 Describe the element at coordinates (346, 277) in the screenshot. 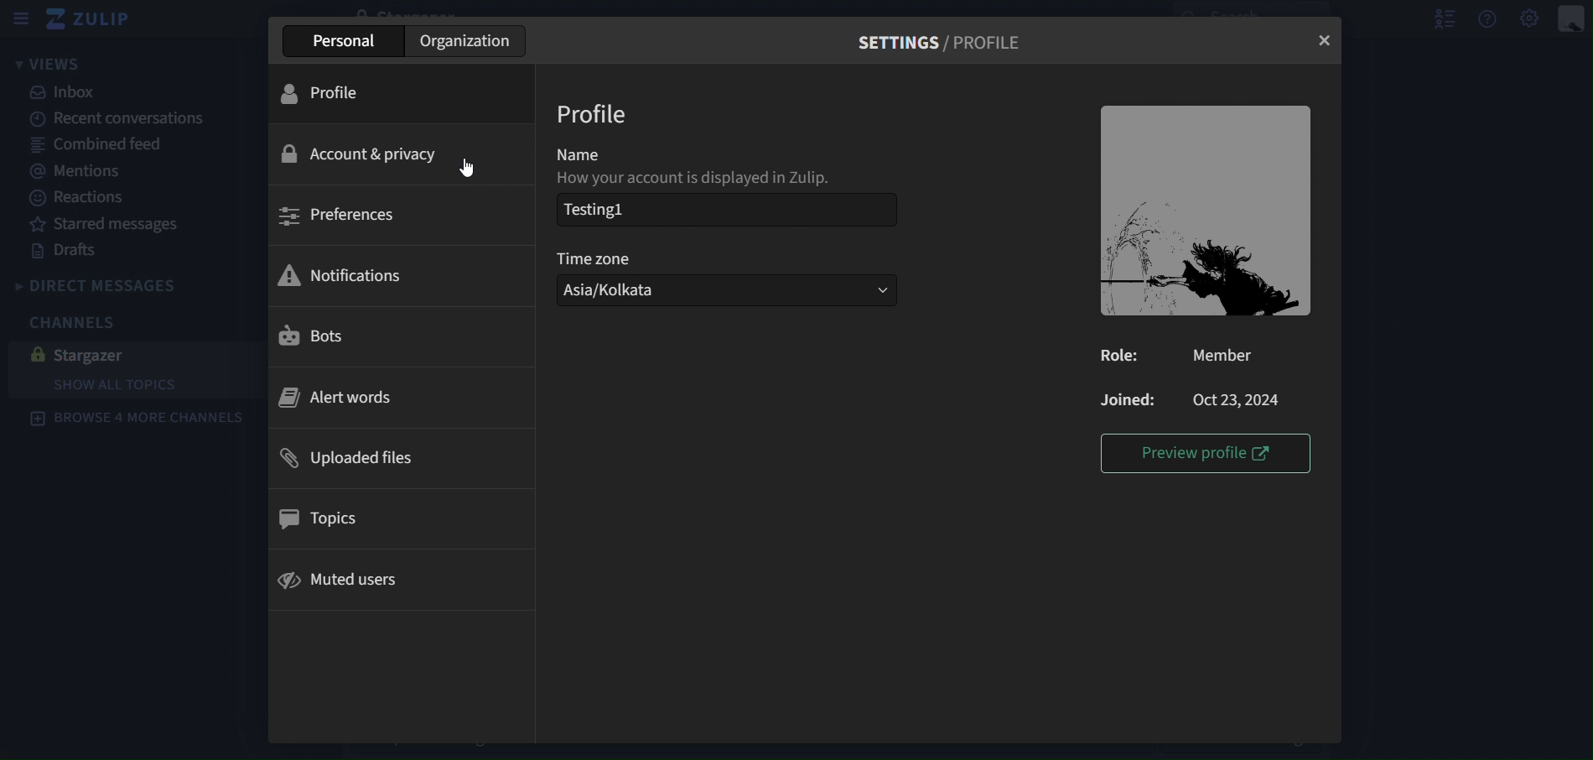

I see `notifications` at that location.